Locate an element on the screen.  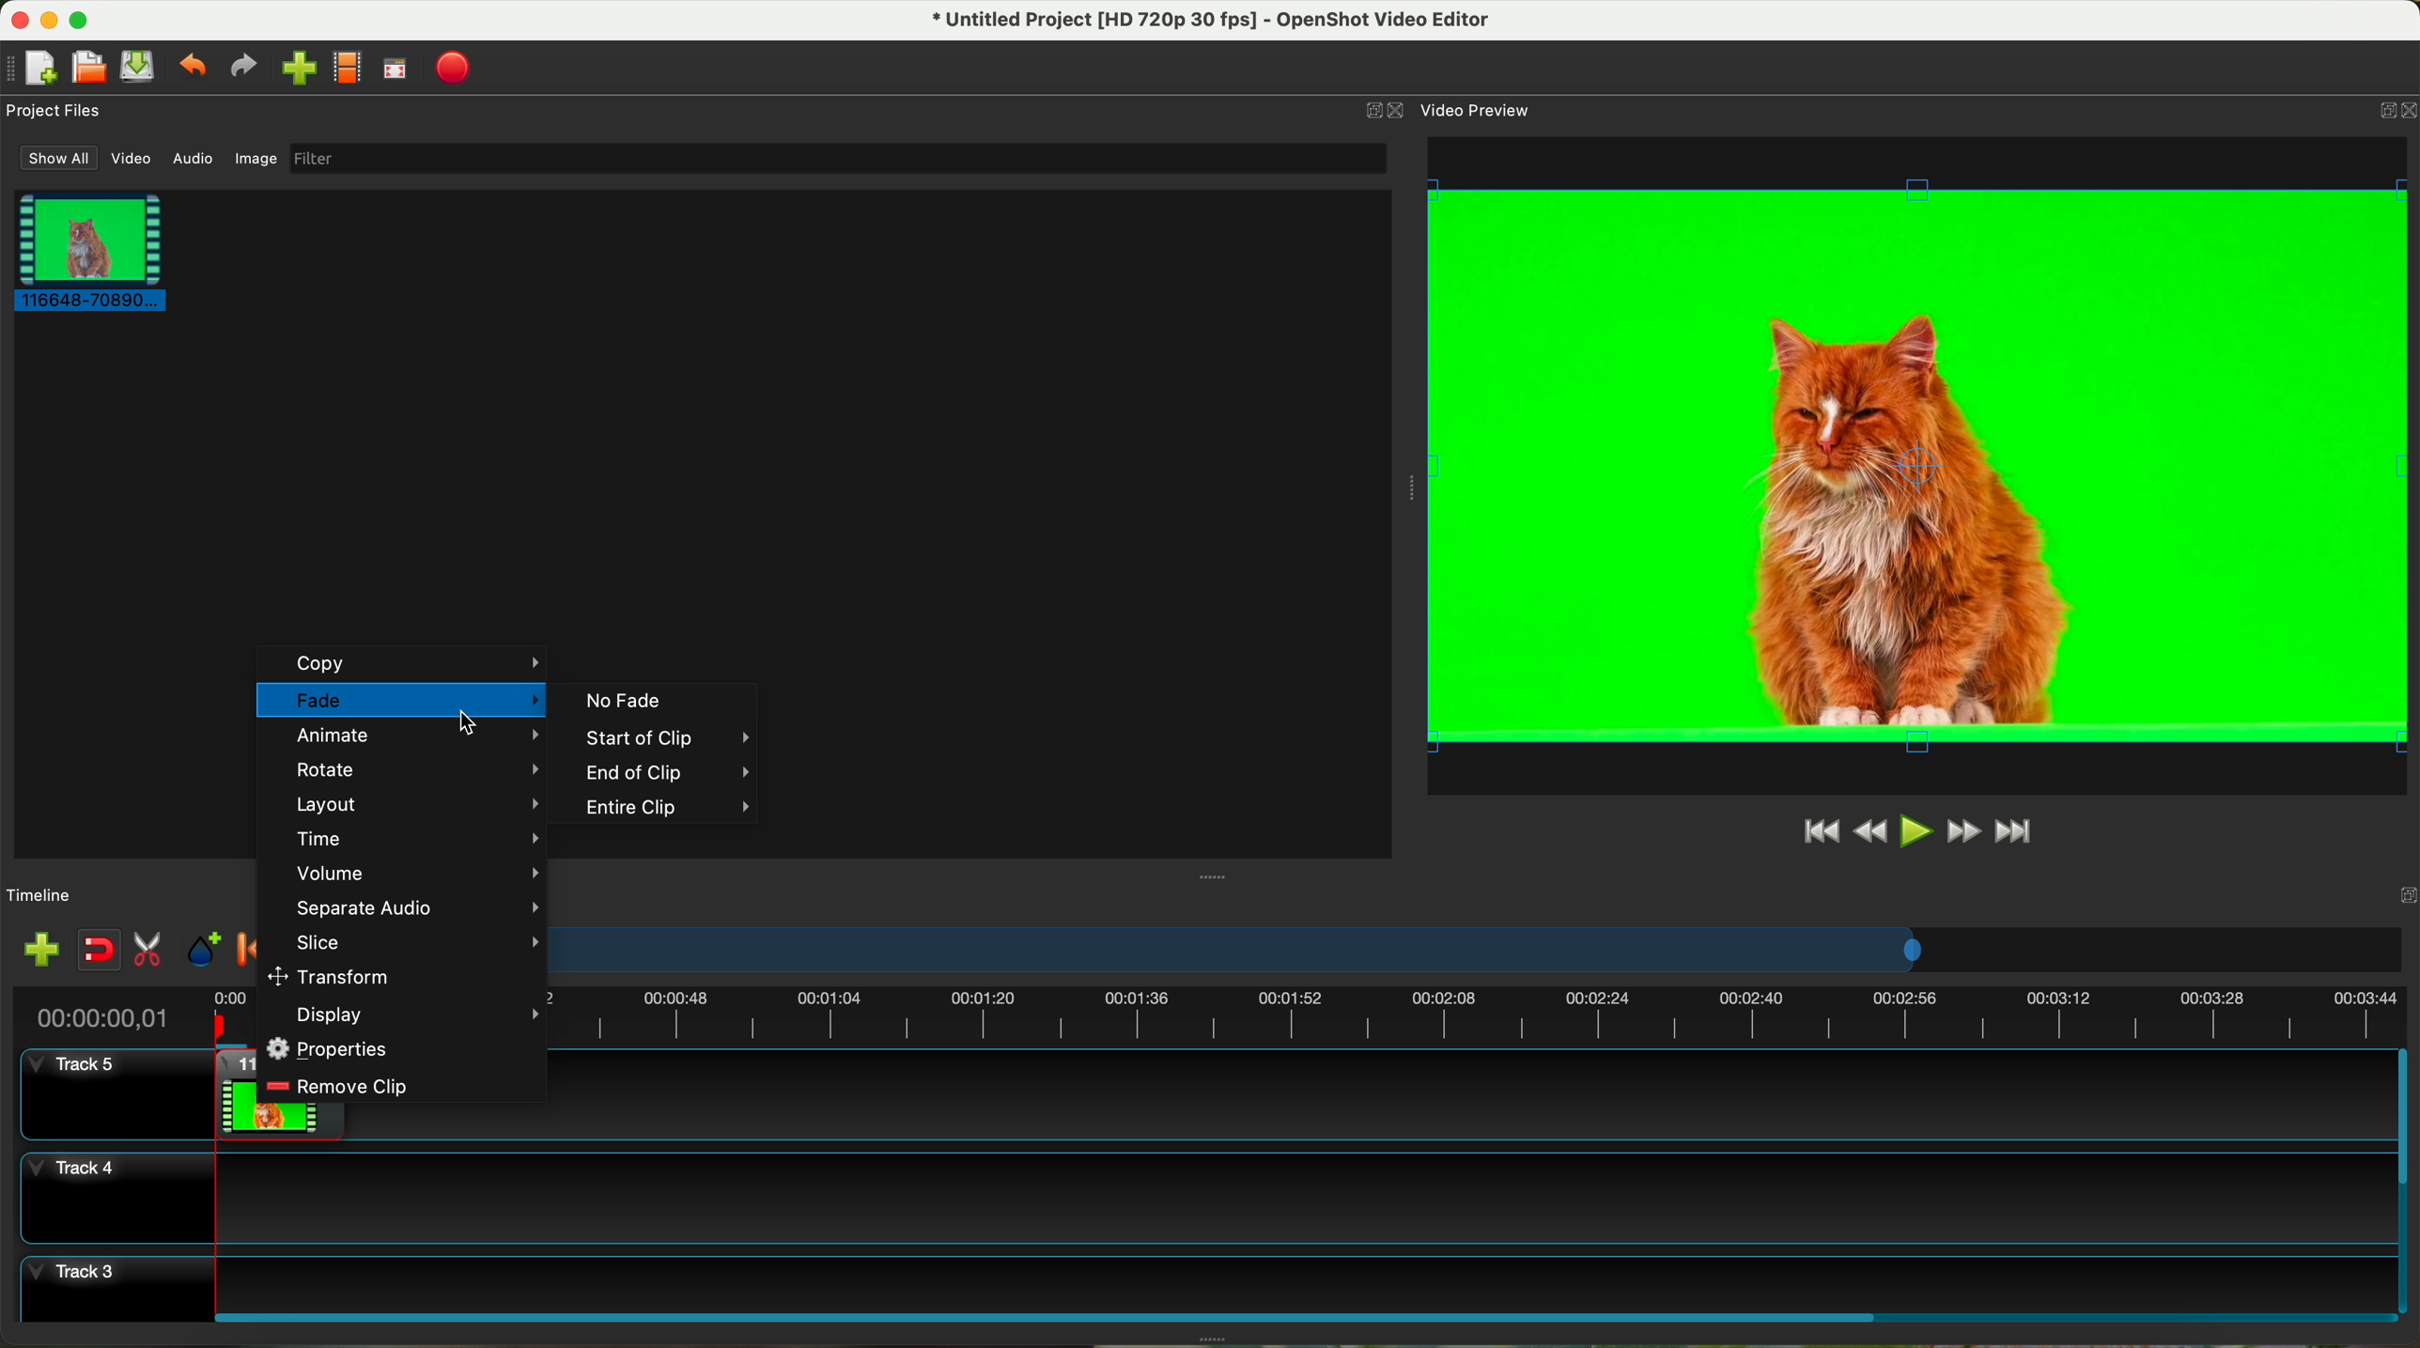
file name is located at coordinates (1213, 21).